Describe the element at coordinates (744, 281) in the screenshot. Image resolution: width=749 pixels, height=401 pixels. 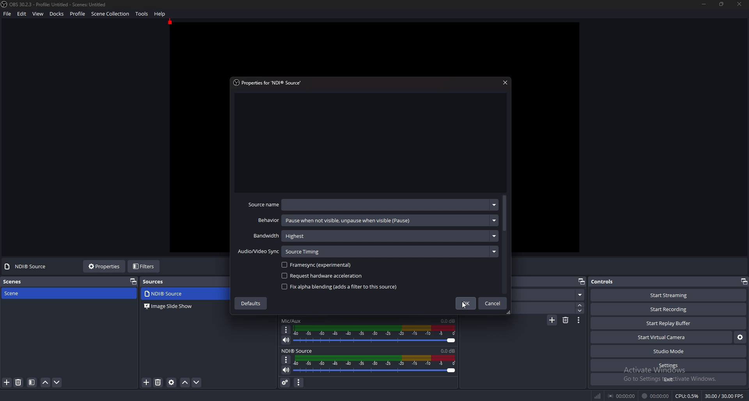
I see `pop out` at that location.